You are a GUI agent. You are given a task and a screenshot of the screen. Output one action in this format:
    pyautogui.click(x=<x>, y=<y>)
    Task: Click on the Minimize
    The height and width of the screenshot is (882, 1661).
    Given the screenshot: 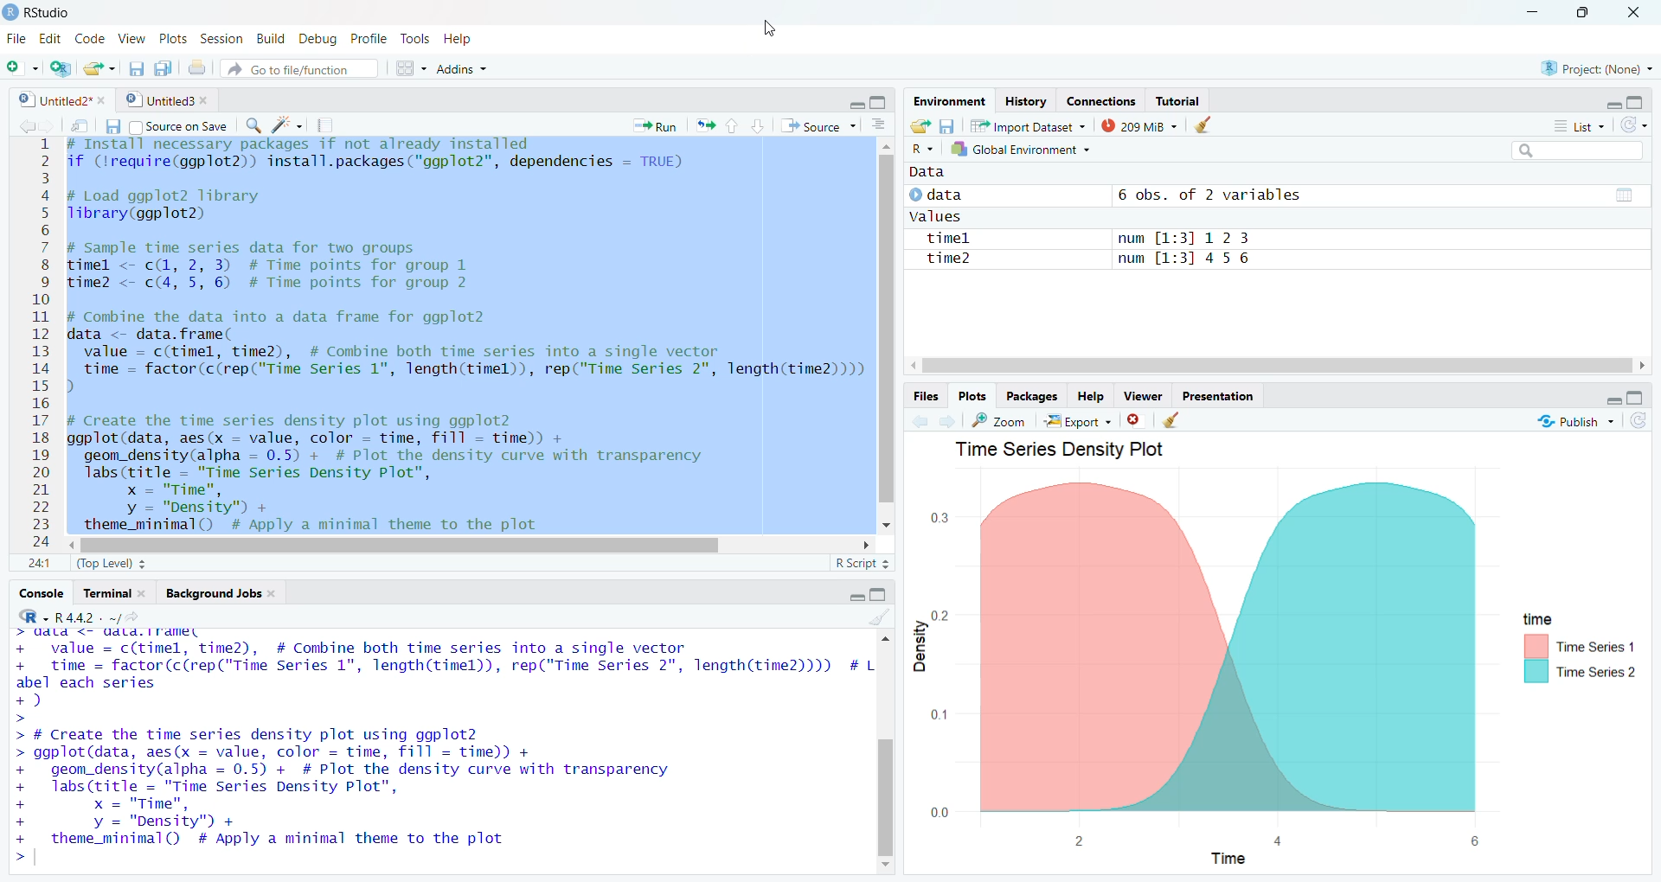 What is the action you would take?
    pyautogui.click(x=857, y=102)
    